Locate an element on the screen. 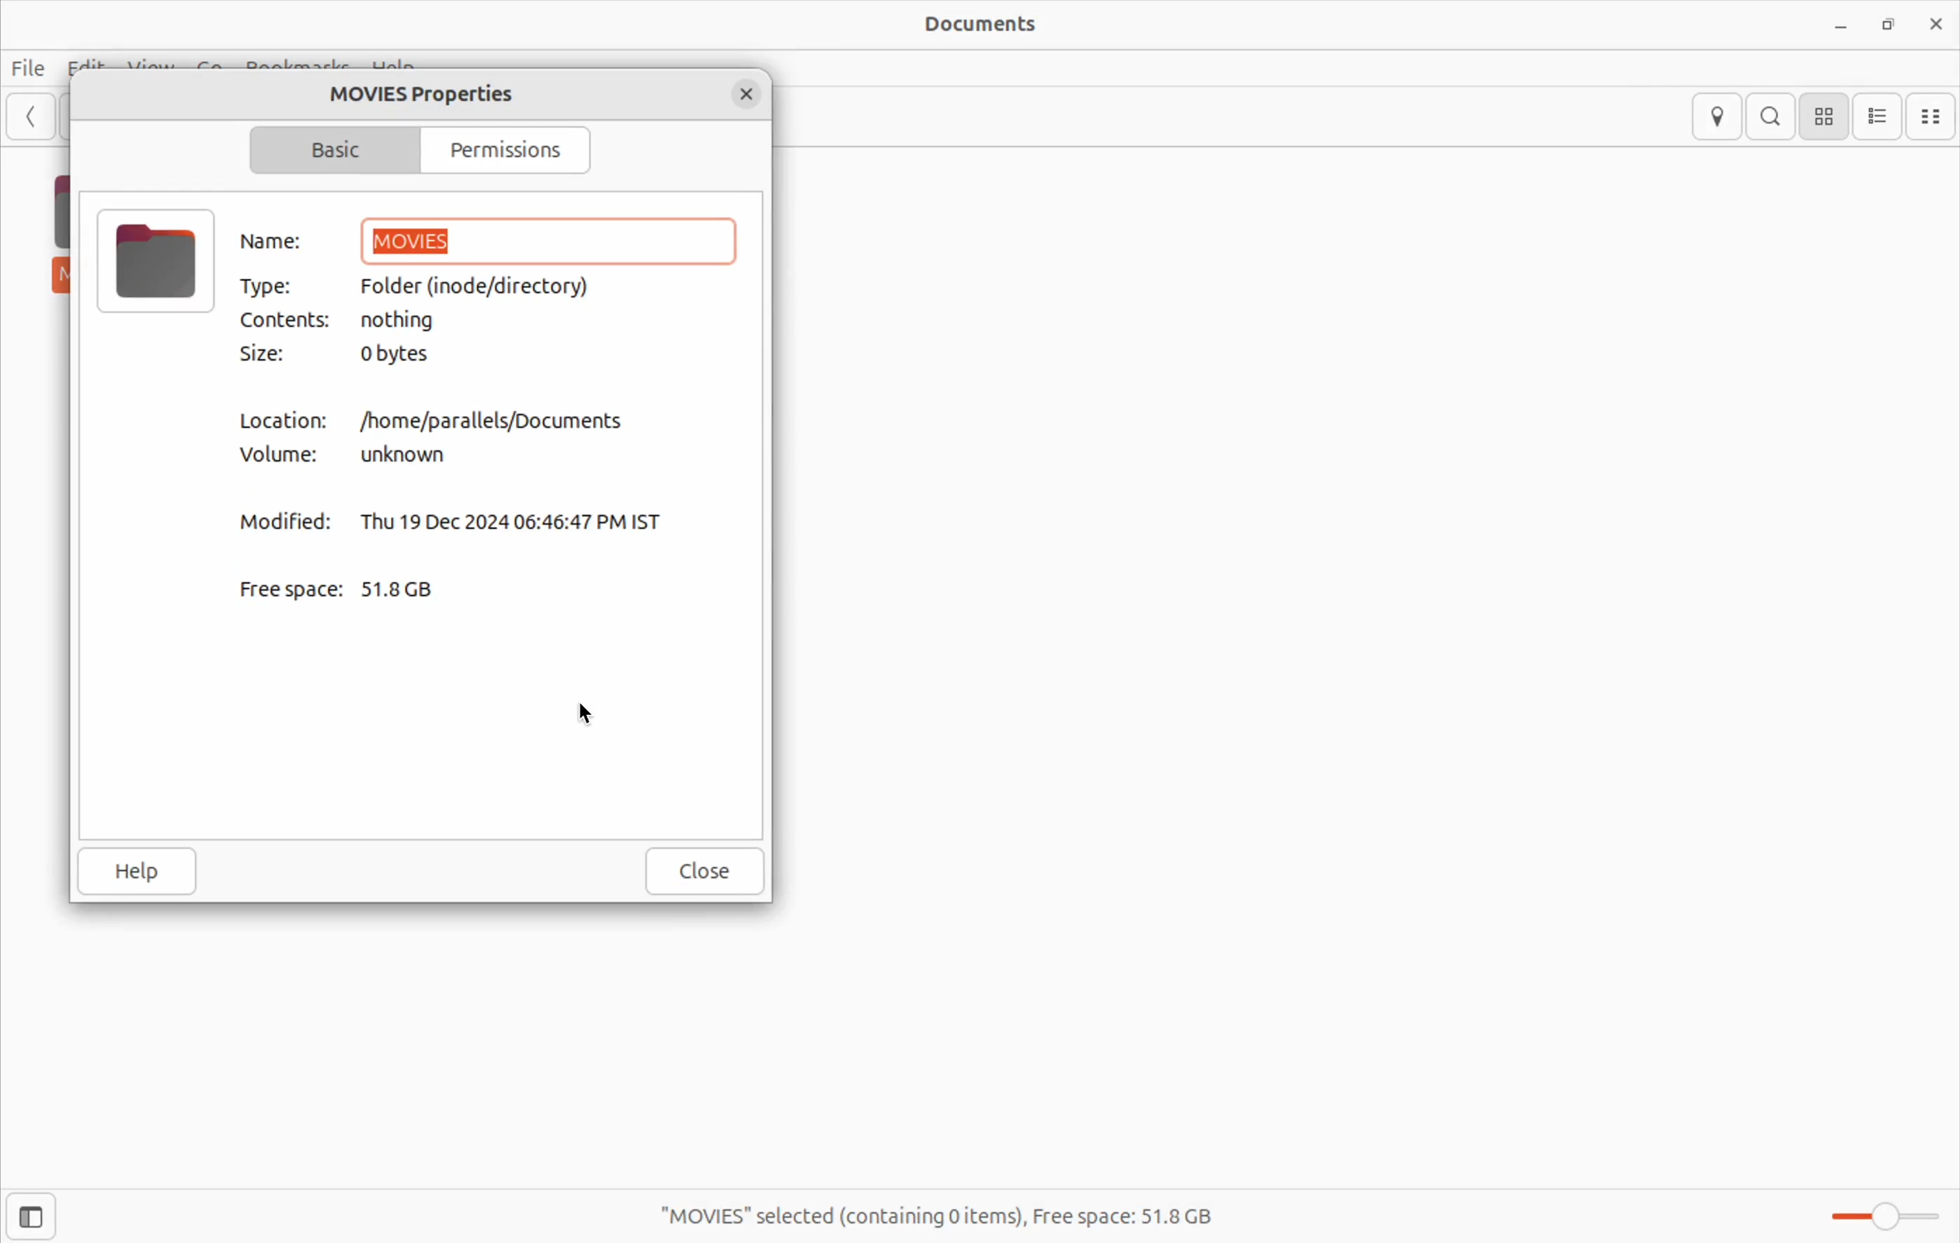 The image size is (1960, 1243). Locations: is located at coordinates (282, 421).